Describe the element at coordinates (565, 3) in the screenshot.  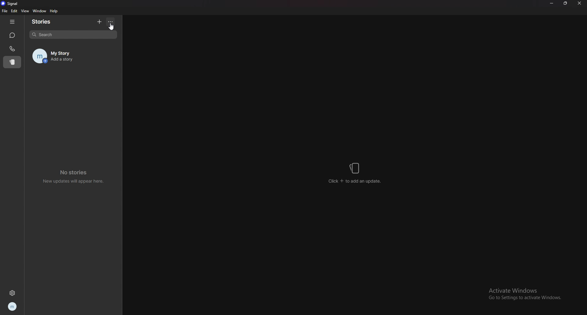
I see `resize` at that location.